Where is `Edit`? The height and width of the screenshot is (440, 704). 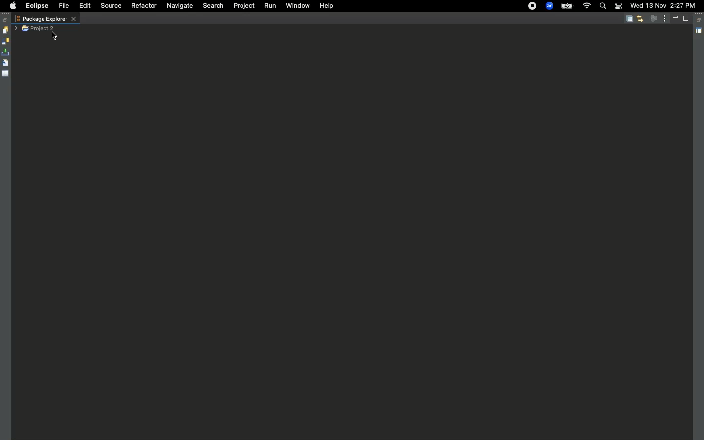 Edit is located at coordinates (83, 6).